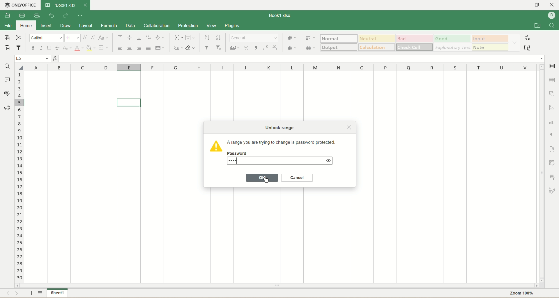 The width and height of the screenshot is (559, 298). I want to click on comment, so click(7, 80).